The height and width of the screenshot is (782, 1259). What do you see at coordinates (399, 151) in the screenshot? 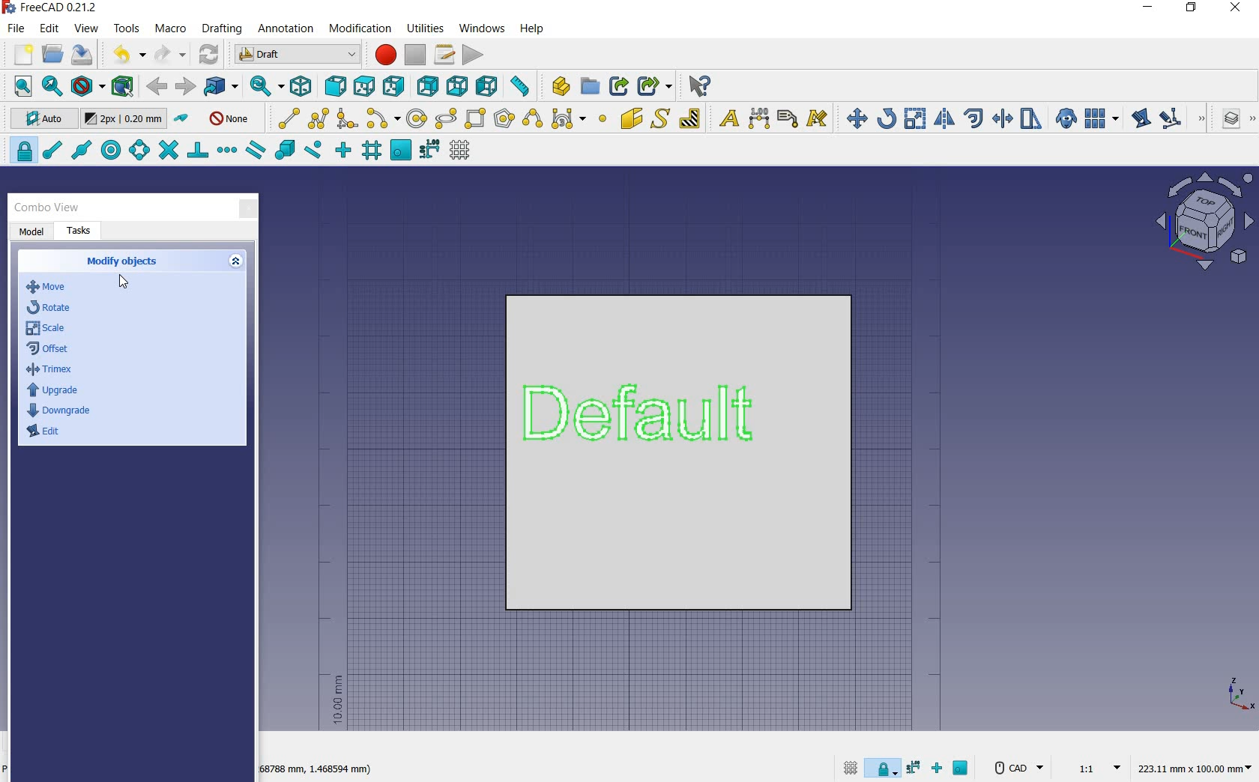
I see `snap working plane` at bounding box center [399, 151].